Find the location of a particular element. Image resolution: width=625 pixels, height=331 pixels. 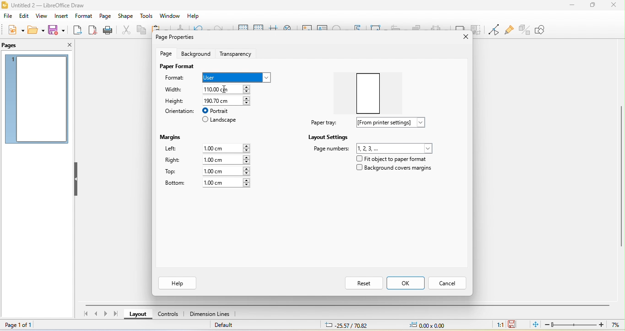

layout settings is located at coordinates (329, 137).